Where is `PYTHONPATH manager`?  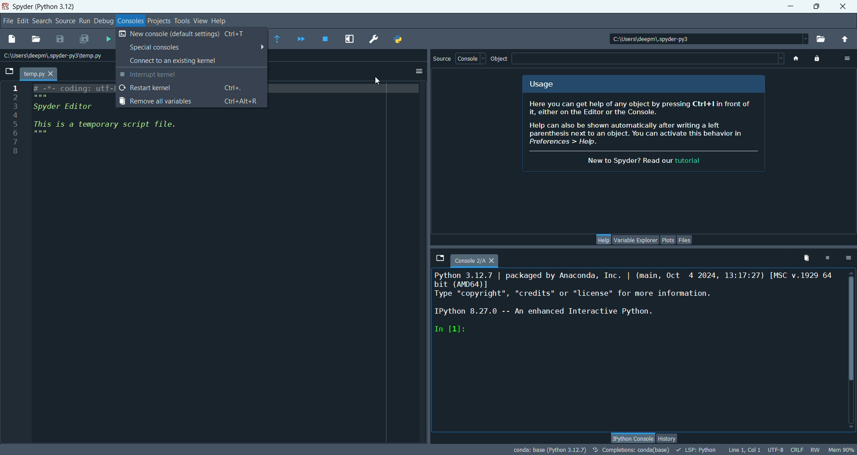
PYTHONPATH manager is located at coordinates (398, 40).